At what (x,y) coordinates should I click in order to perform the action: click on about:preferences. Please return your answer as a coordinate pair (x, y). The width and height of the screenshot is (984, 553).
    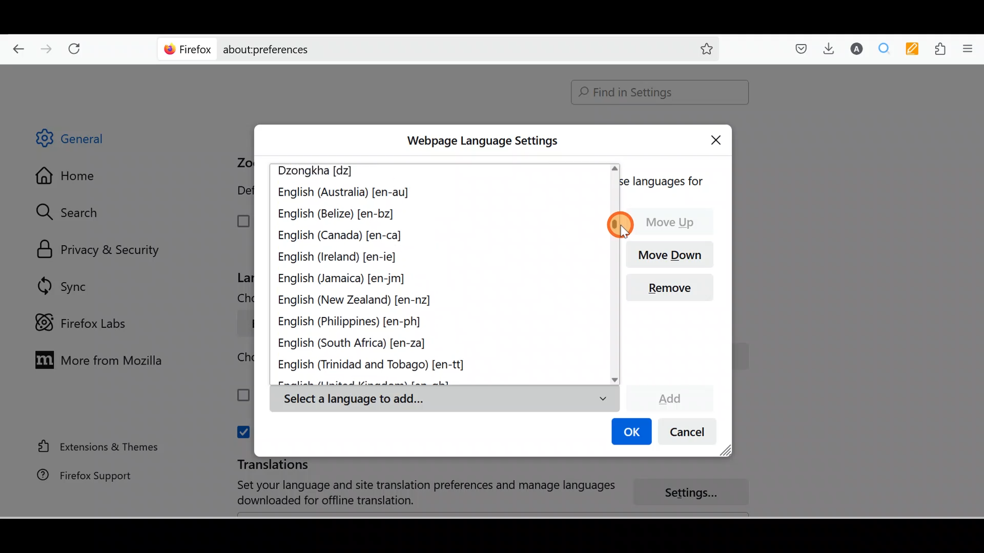
    Looking at the image, I should click on (409, 48).